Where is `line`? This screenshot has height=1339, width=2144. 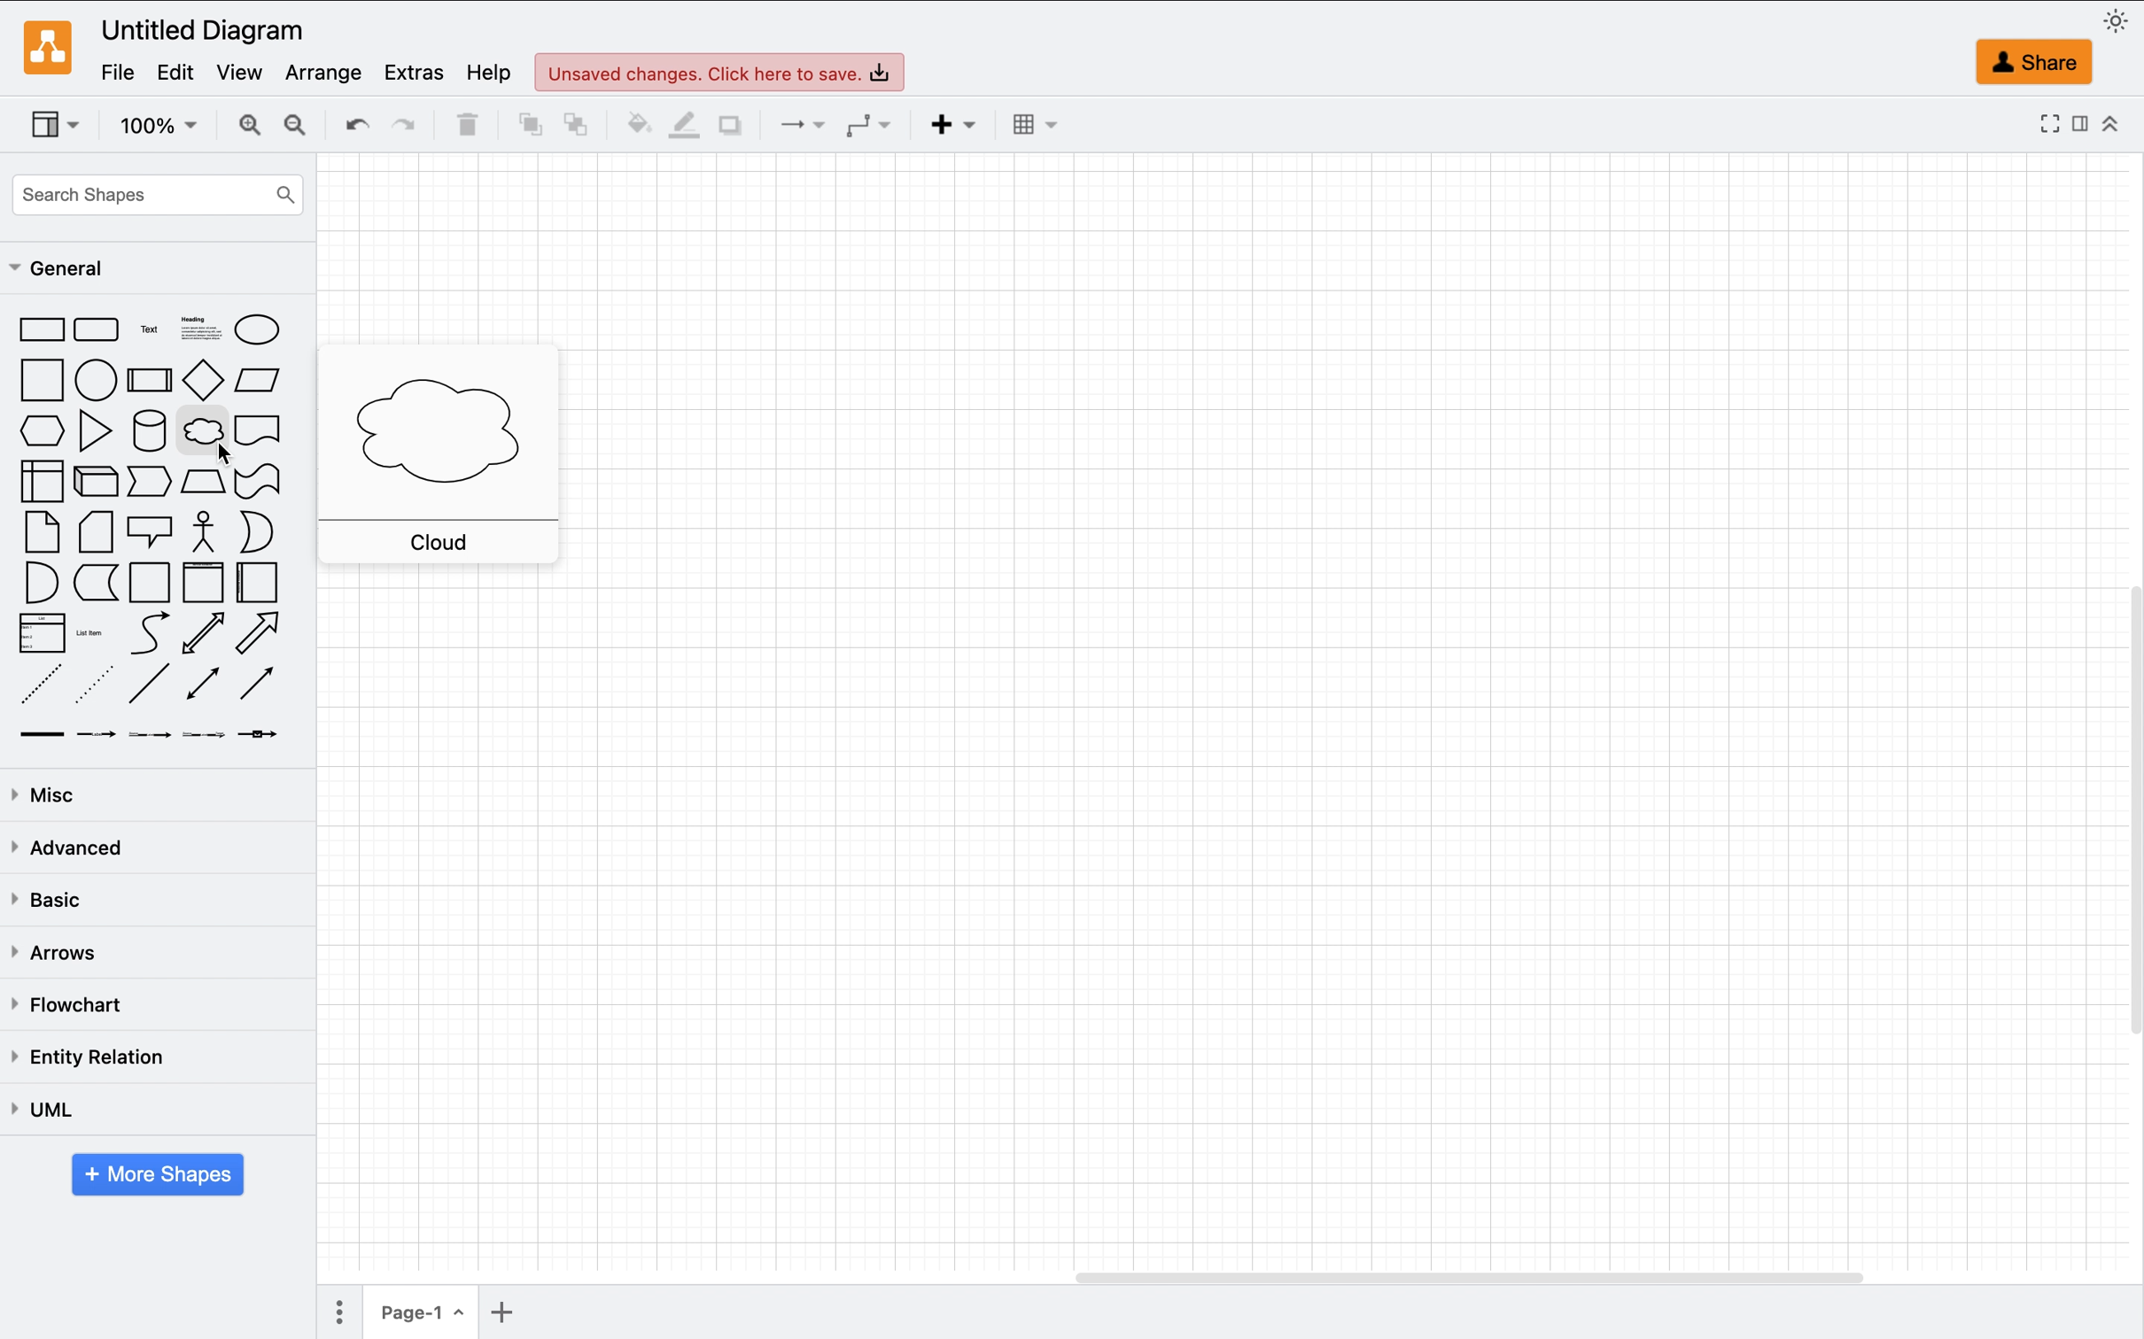
line is located at coordinates (147, 689).